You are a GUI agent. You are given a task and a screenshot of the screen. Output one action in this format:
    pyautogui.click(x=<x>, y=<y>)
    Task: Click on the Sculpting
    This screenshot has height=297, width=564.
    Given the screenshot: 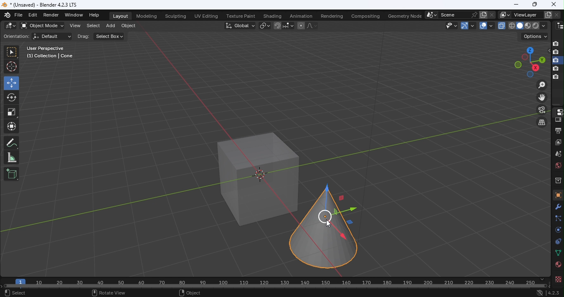 What is the action you would take?
    pyautogui.click(x=175, y=16)
    